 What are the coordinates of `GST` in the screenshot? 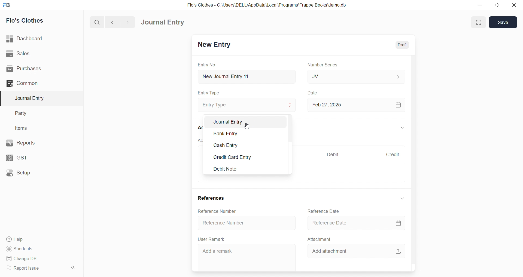 It's located at (30, 158).